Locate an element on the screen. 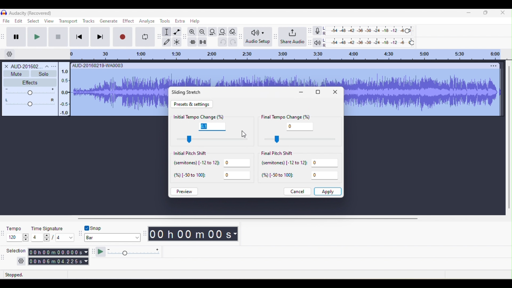  undo is located at coordinates (222, 43).